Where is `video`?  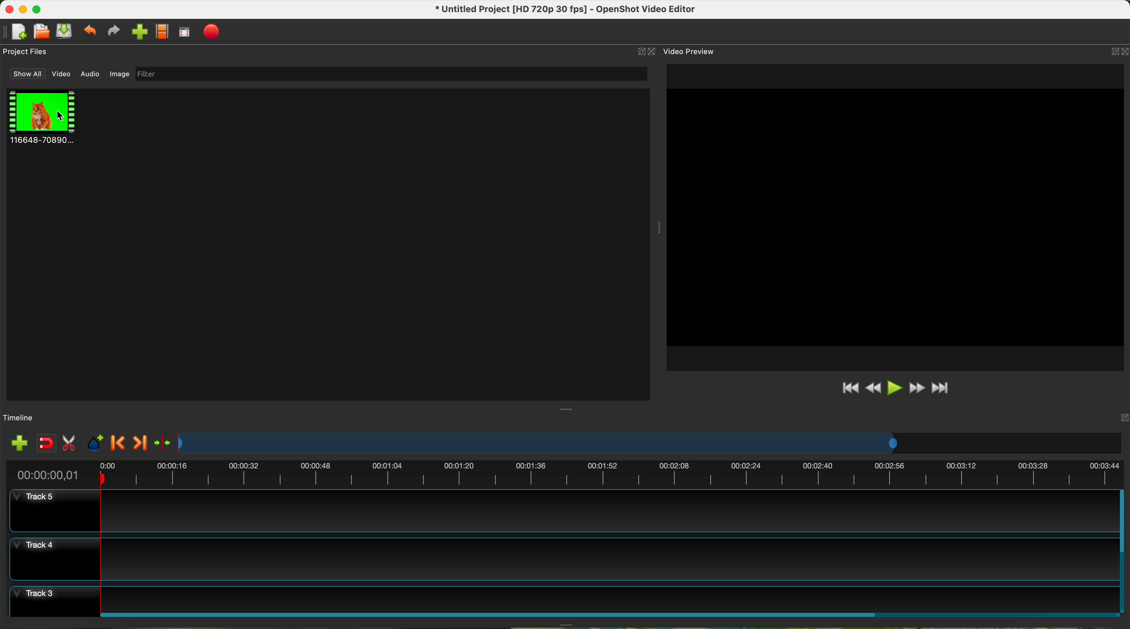
video is located at coordinates (62, 74).